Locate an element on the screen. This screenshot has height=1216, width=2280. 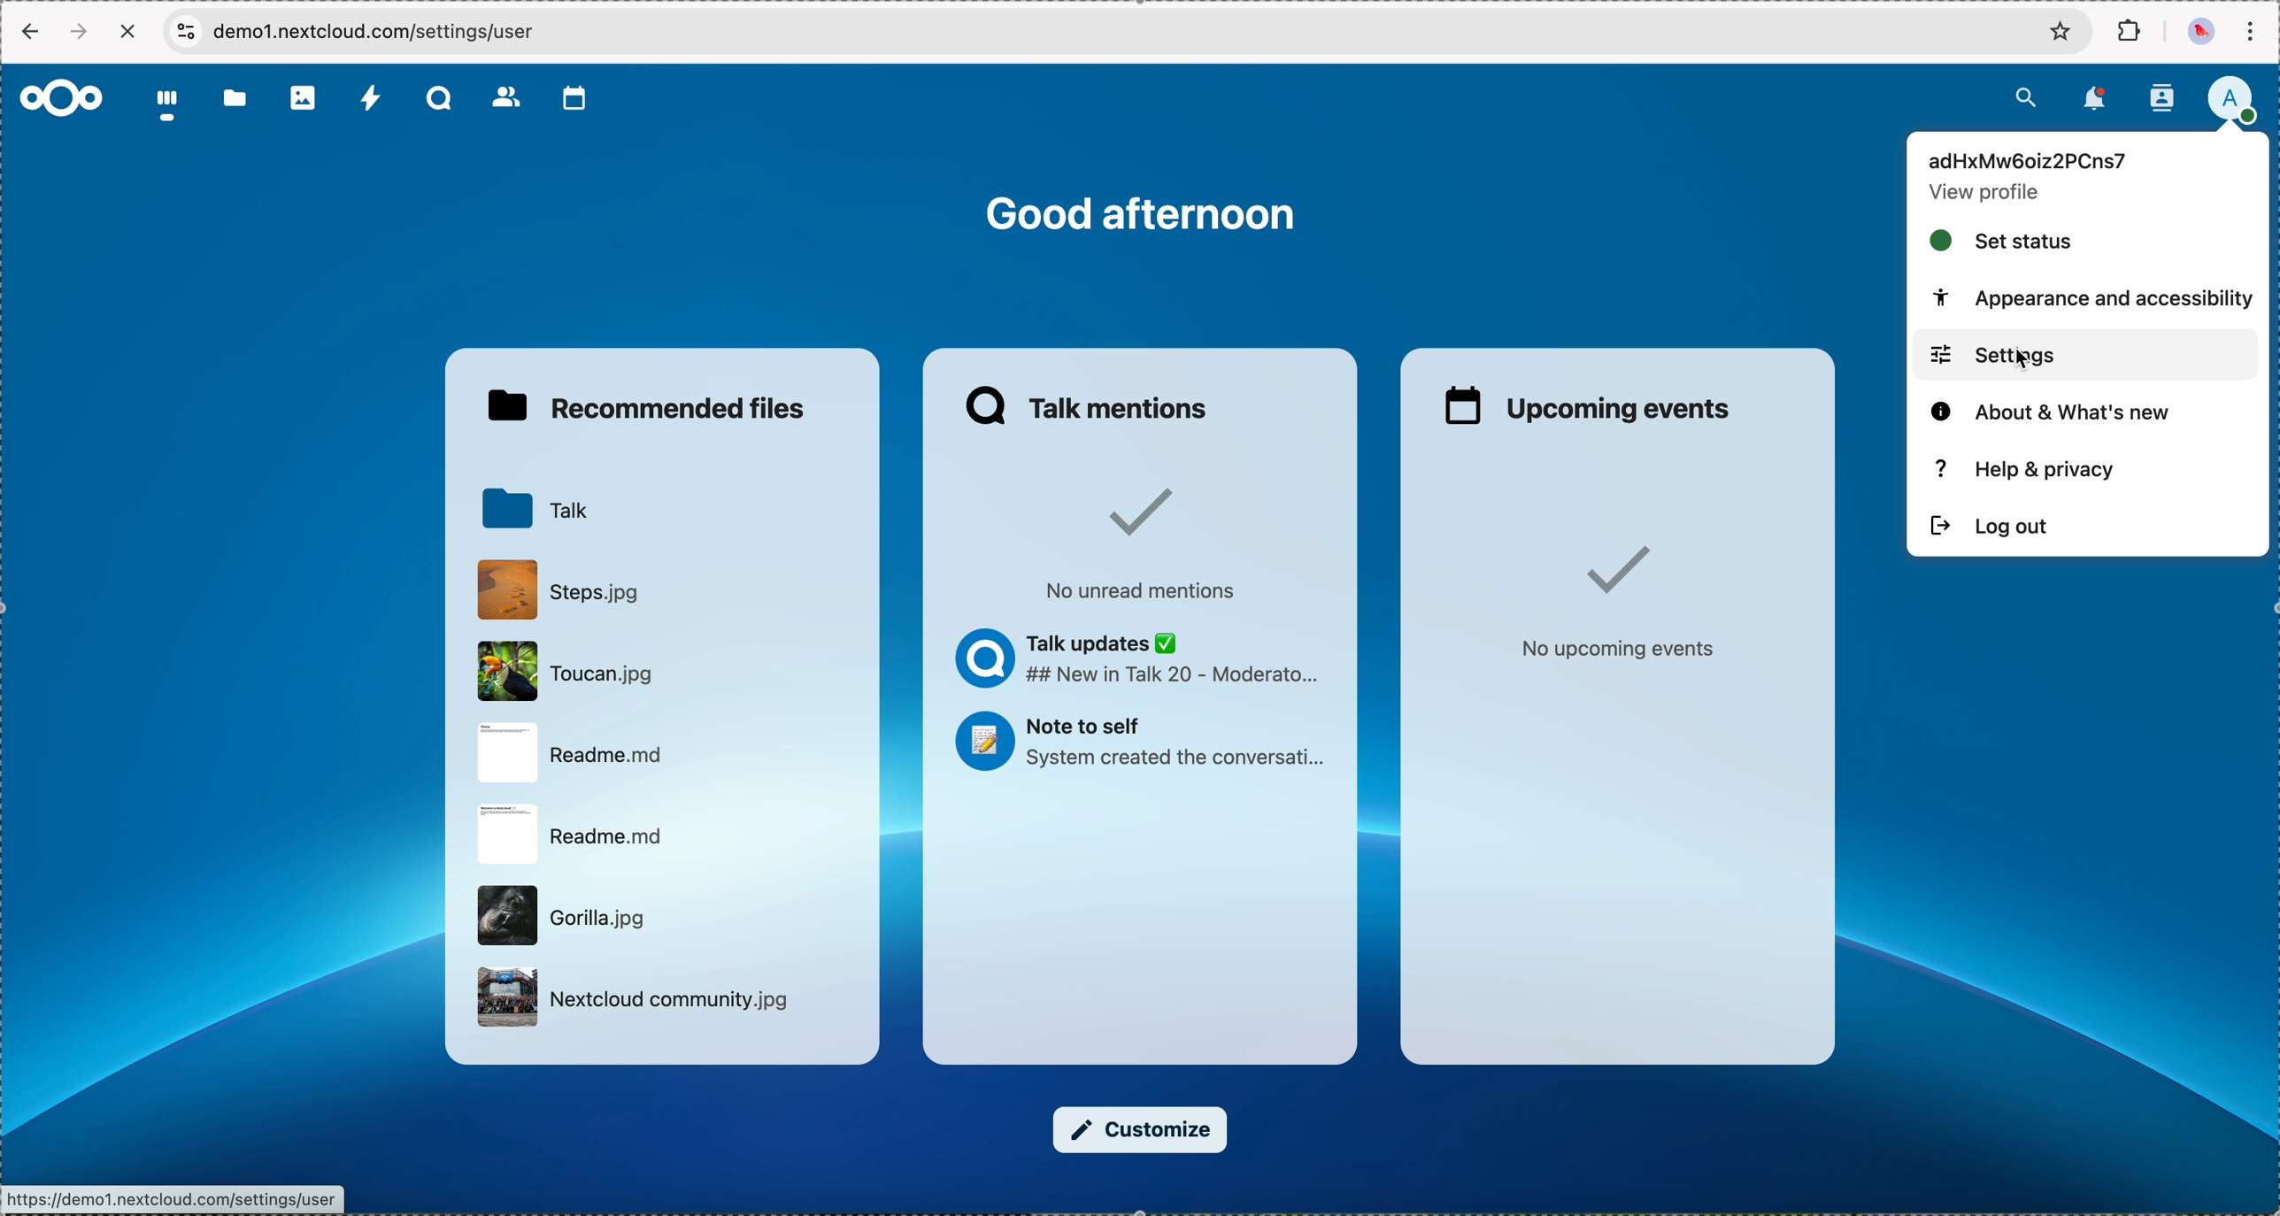
activity is located at coordinates (372, 100).